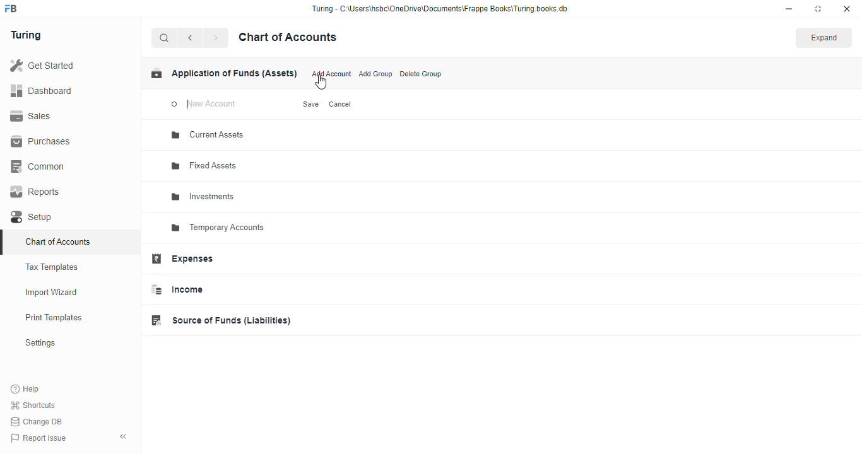 Image resolution: width=862 pixels, height=454 pixels. I want to click on fixed assets, so click(206, 166).